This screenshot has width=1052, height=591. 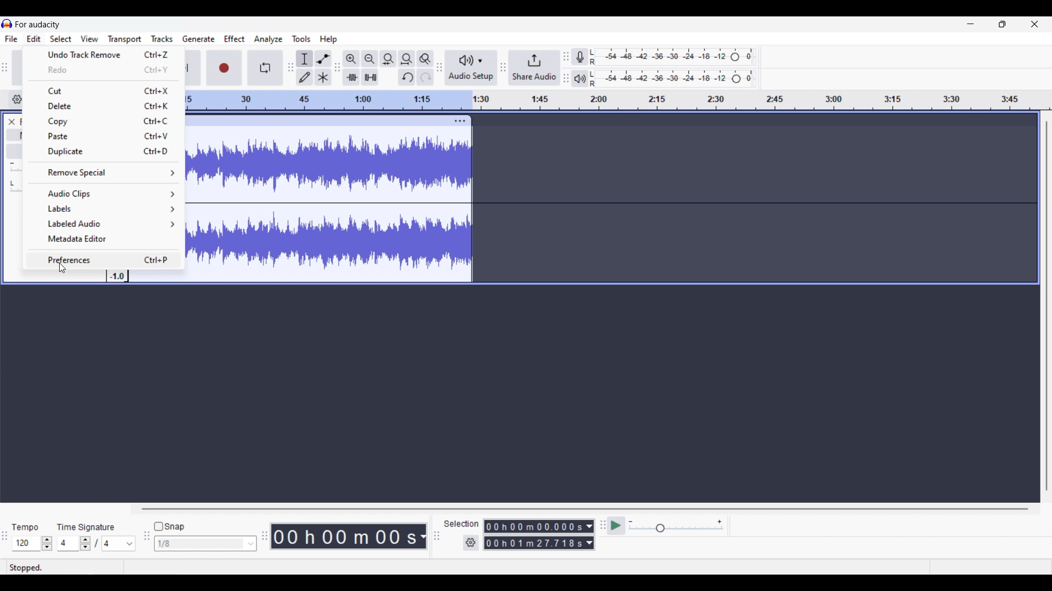 I want to click on Transport menu, so click(x=124, y=39).